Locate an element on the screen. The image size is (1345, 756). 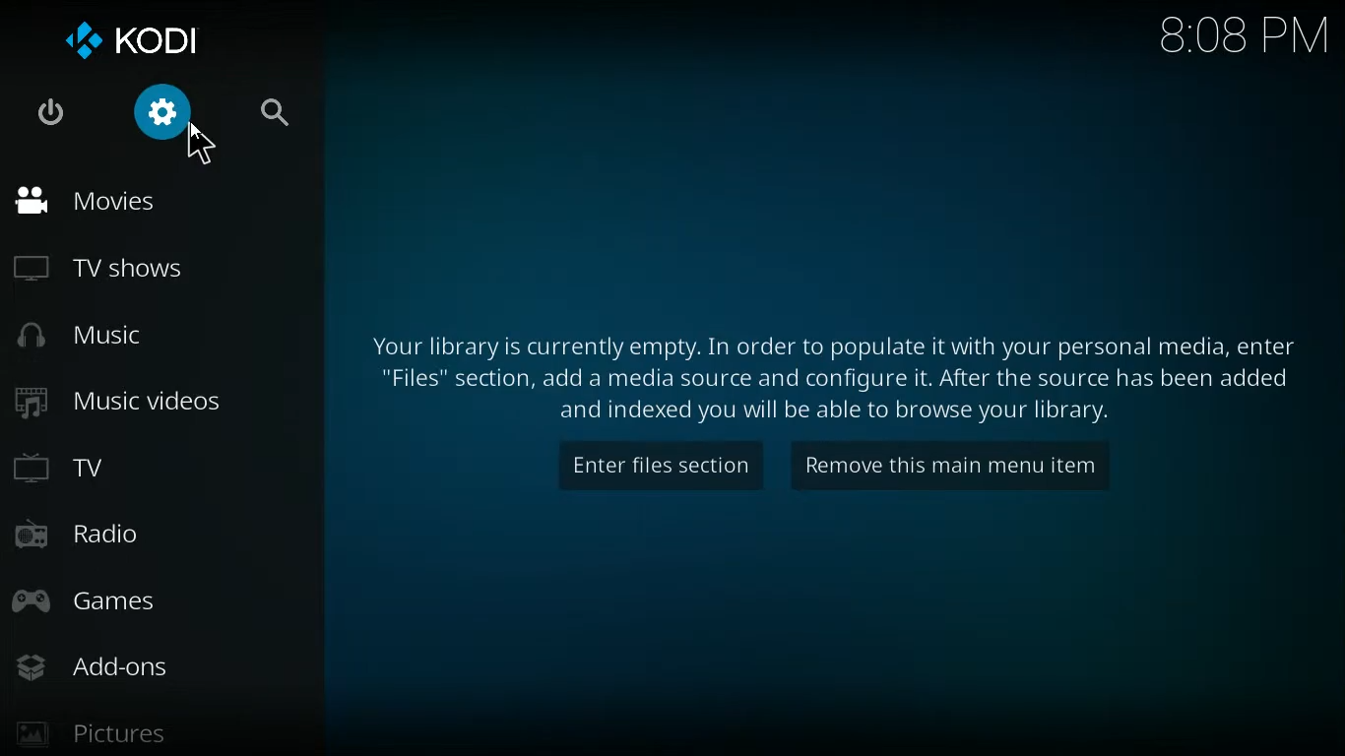
time is located at coordinates (1233, 34).